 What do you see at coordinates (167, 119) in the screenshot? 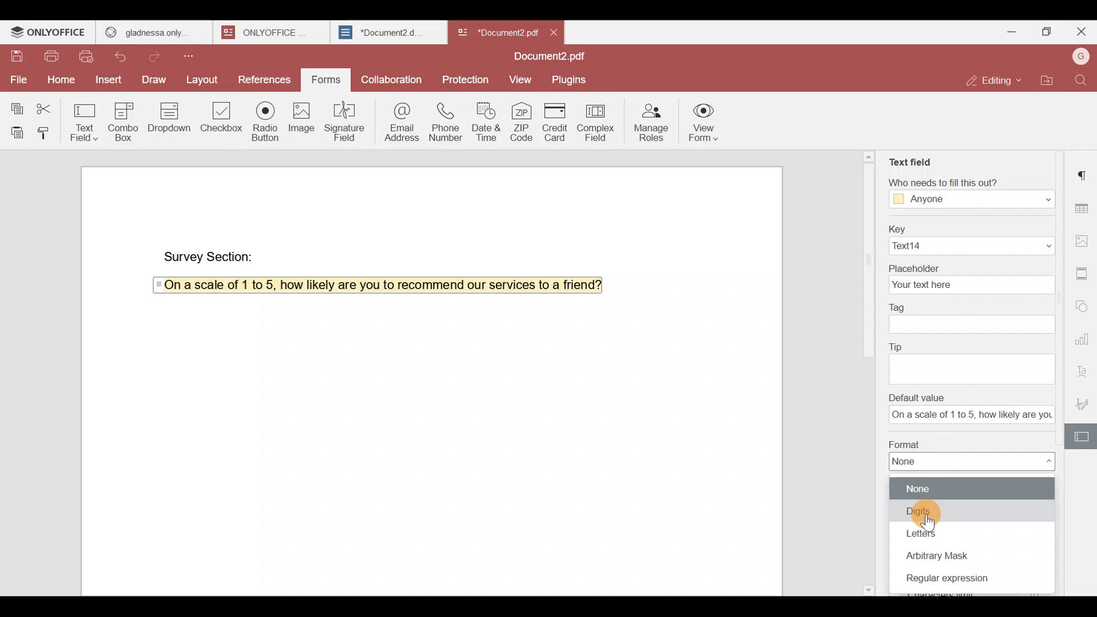
I see `Dropdown` at bounding box center [167, 119].